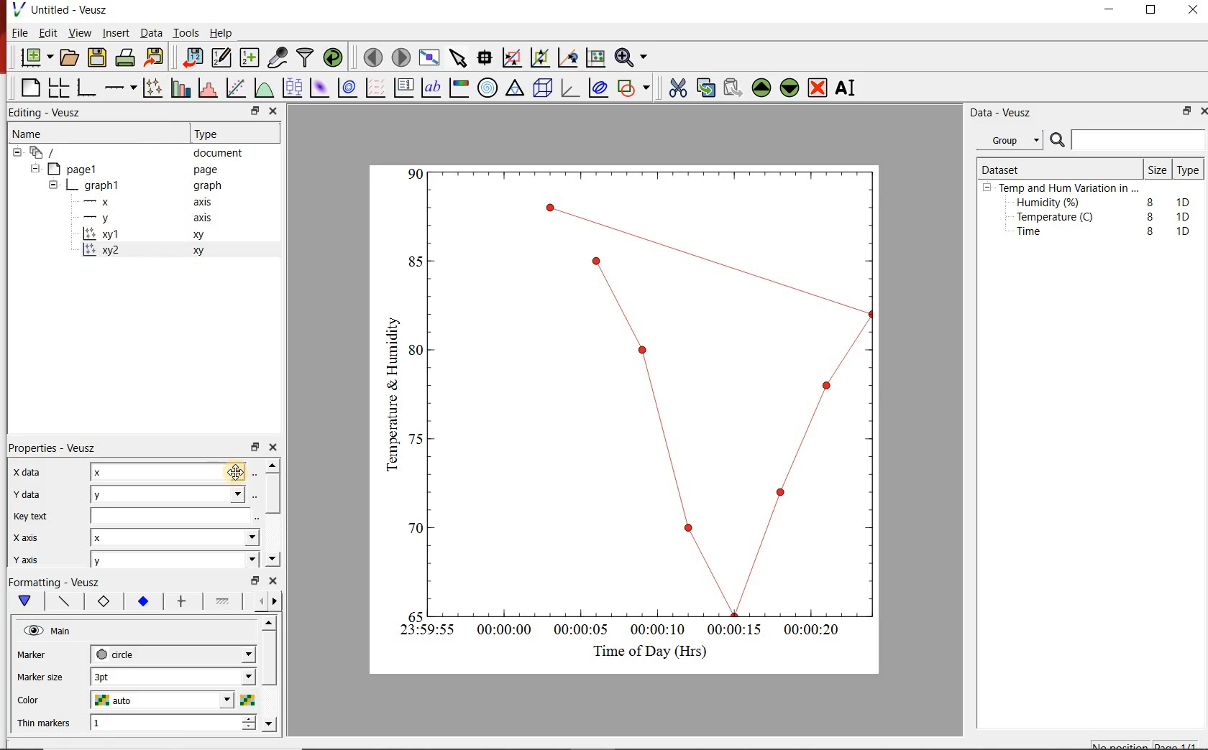 Image resolution: width=1208 pixels, height=750 pixels. I want to click on Cursor, so click(219, 470).